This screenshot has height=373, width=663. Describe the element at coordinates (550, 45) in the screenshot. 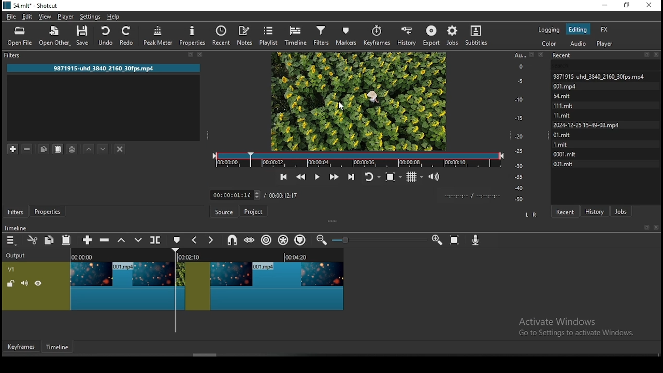

I see `color` at that location.